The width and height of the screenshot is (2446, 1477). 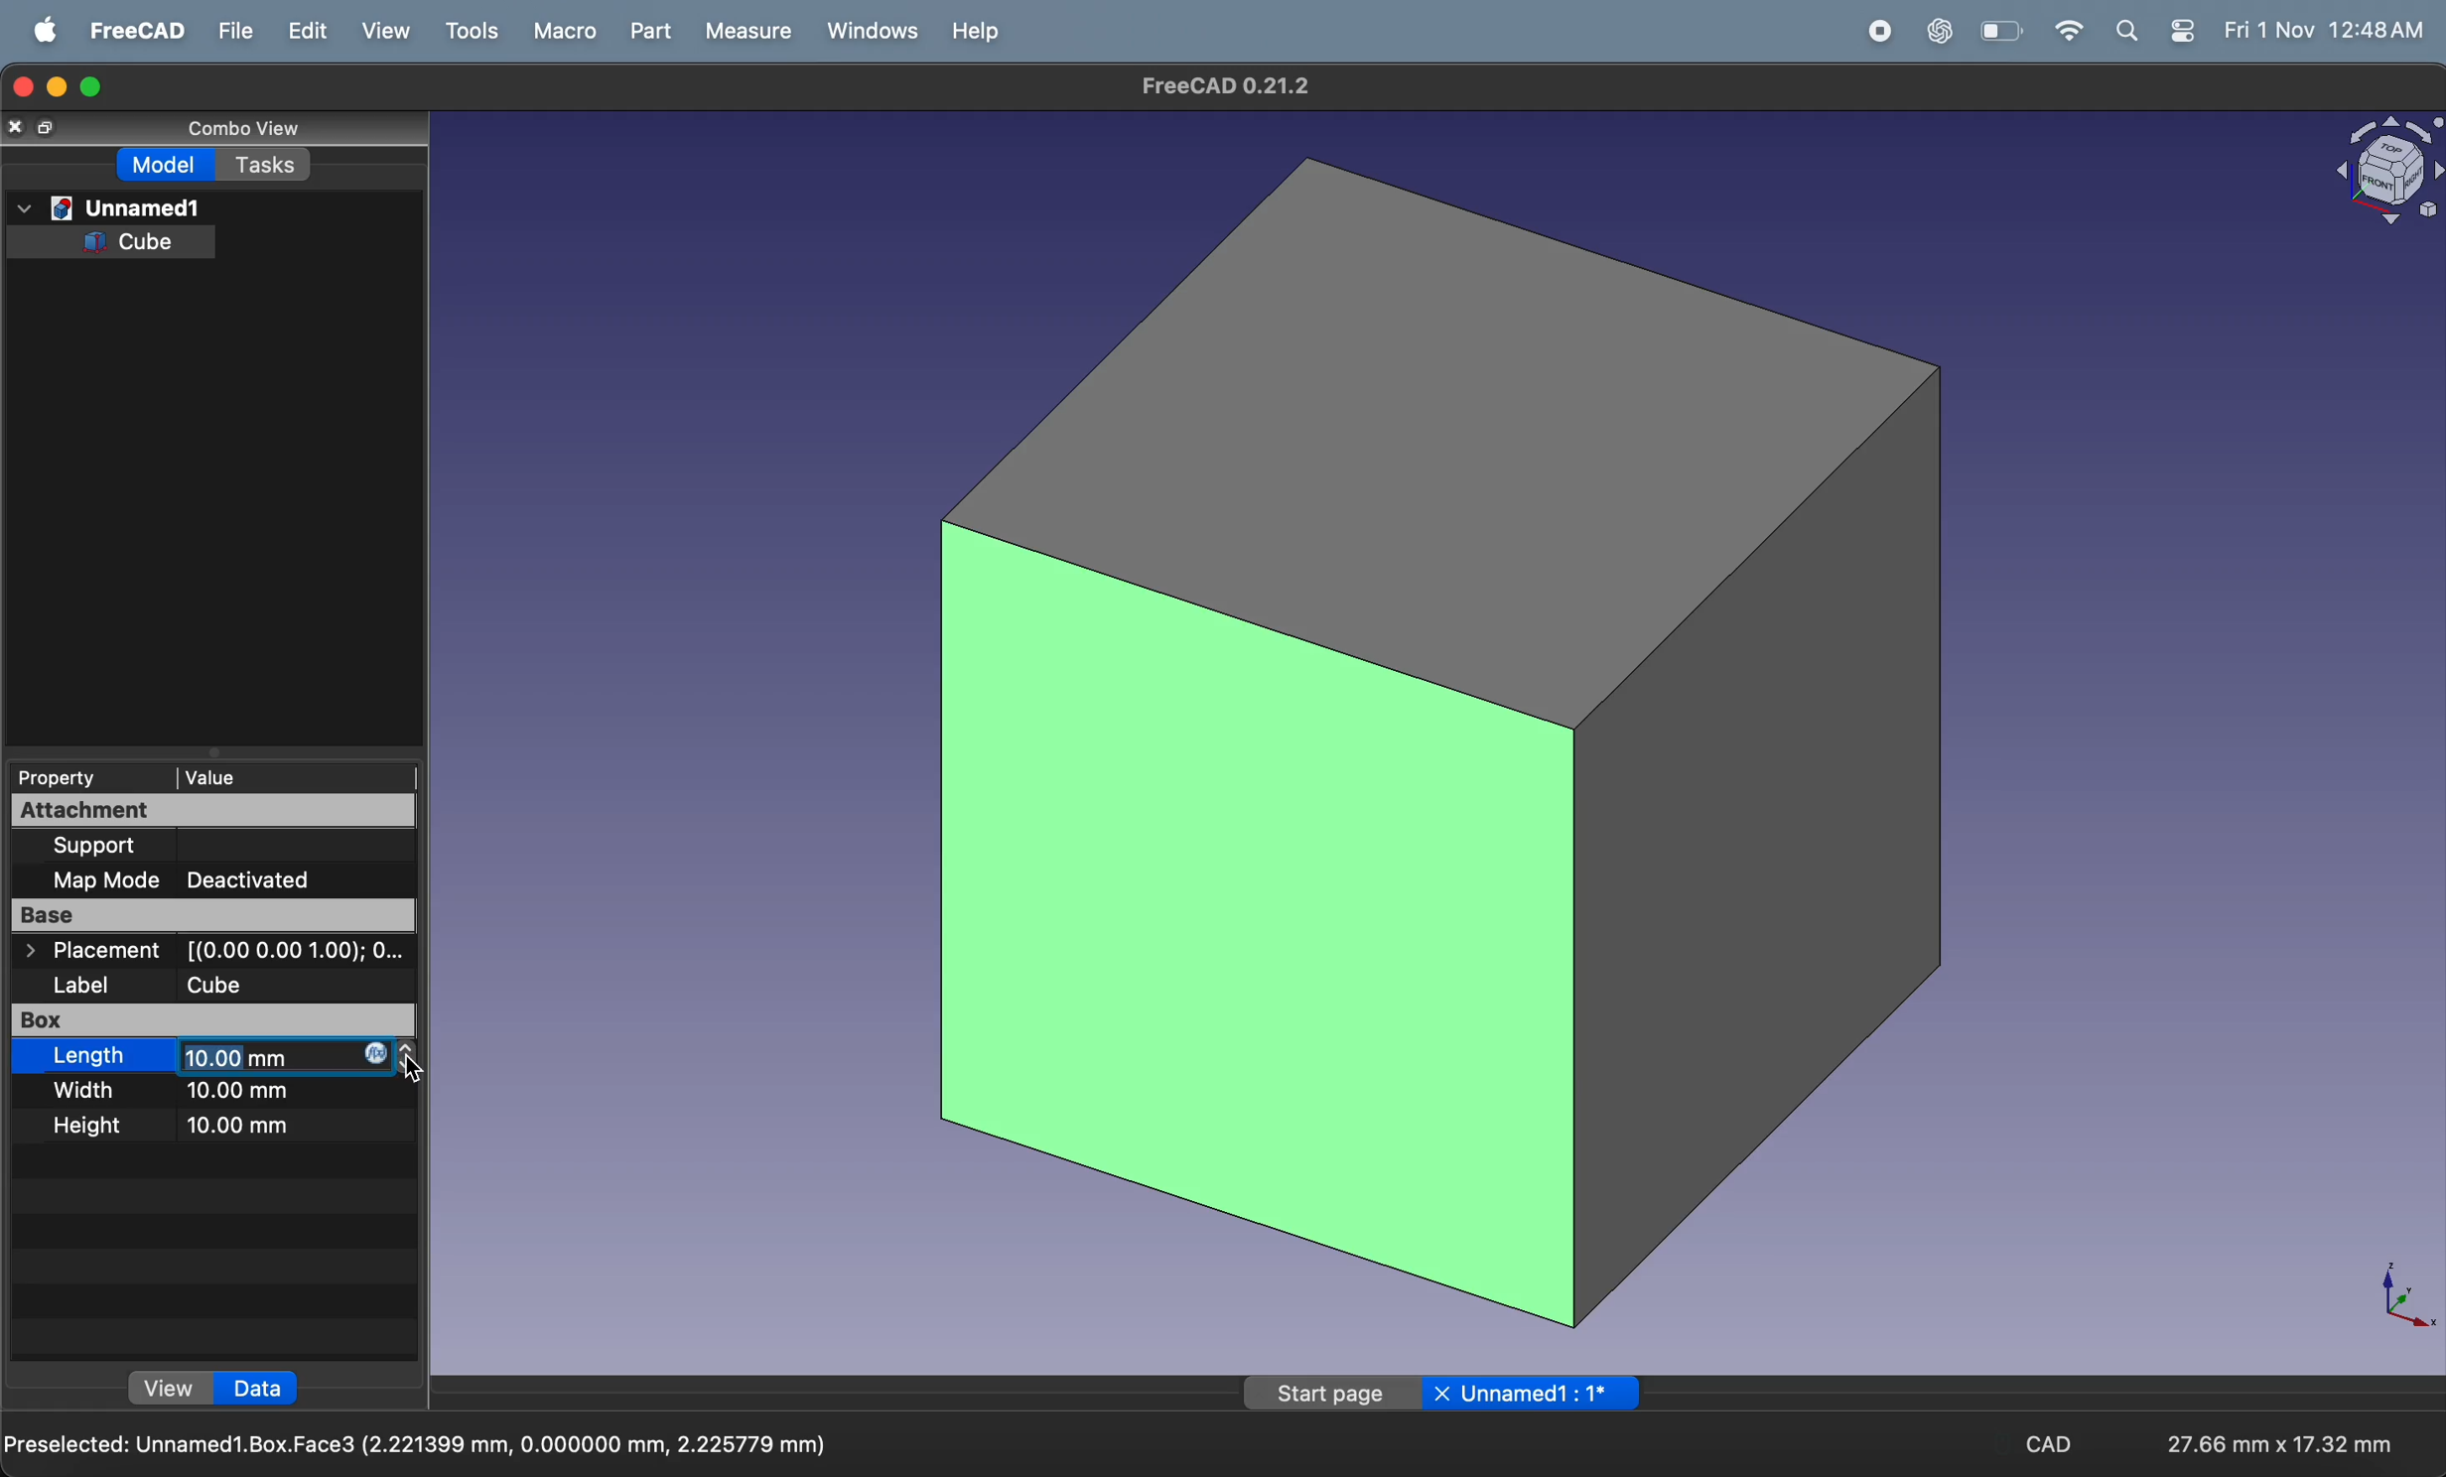 What do you see at coordinates (110, 880) in the screenshot?
I see `map mode` at bounding box center [110, 880].